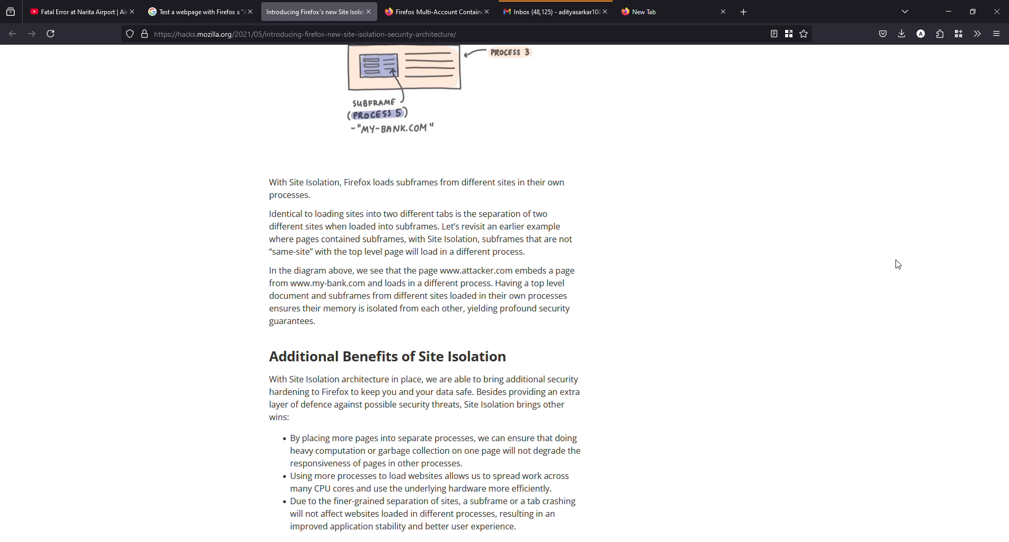 The height and width of the screenshot is (542, 1009). I want to click on lock, so click(145, 34).